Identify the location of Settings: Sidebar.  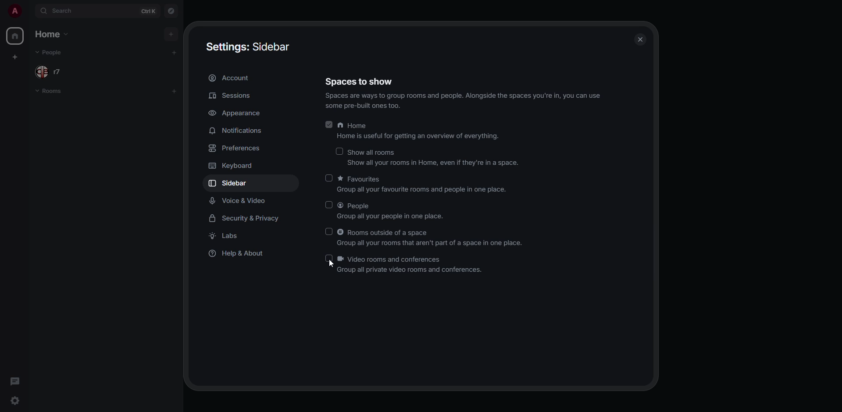
(249, 47).